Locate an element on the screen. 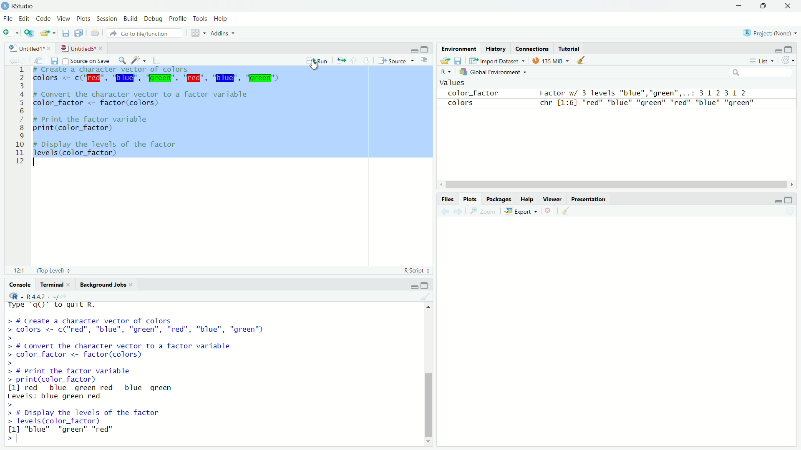  new file is located at coordinates (10, 32).